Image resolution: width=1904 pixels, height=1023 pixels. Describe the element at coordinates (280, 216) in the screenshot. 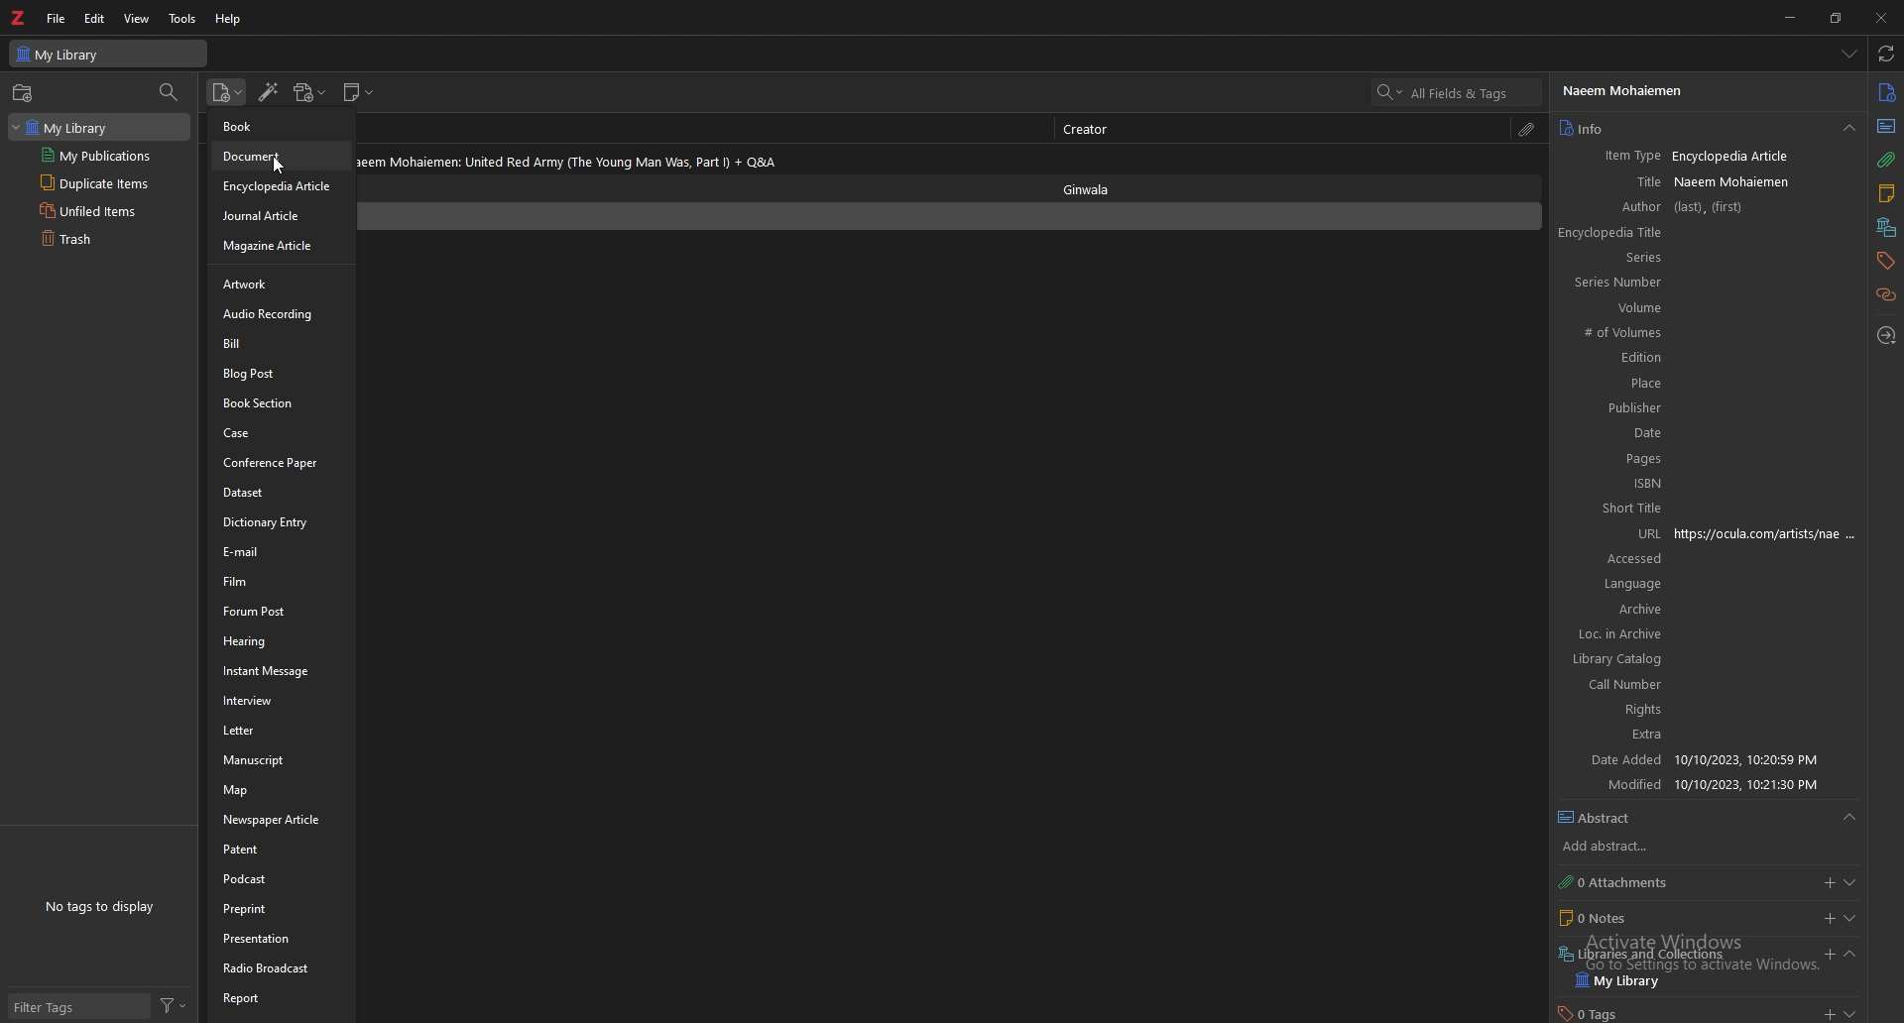

I see `journal article` at that location.